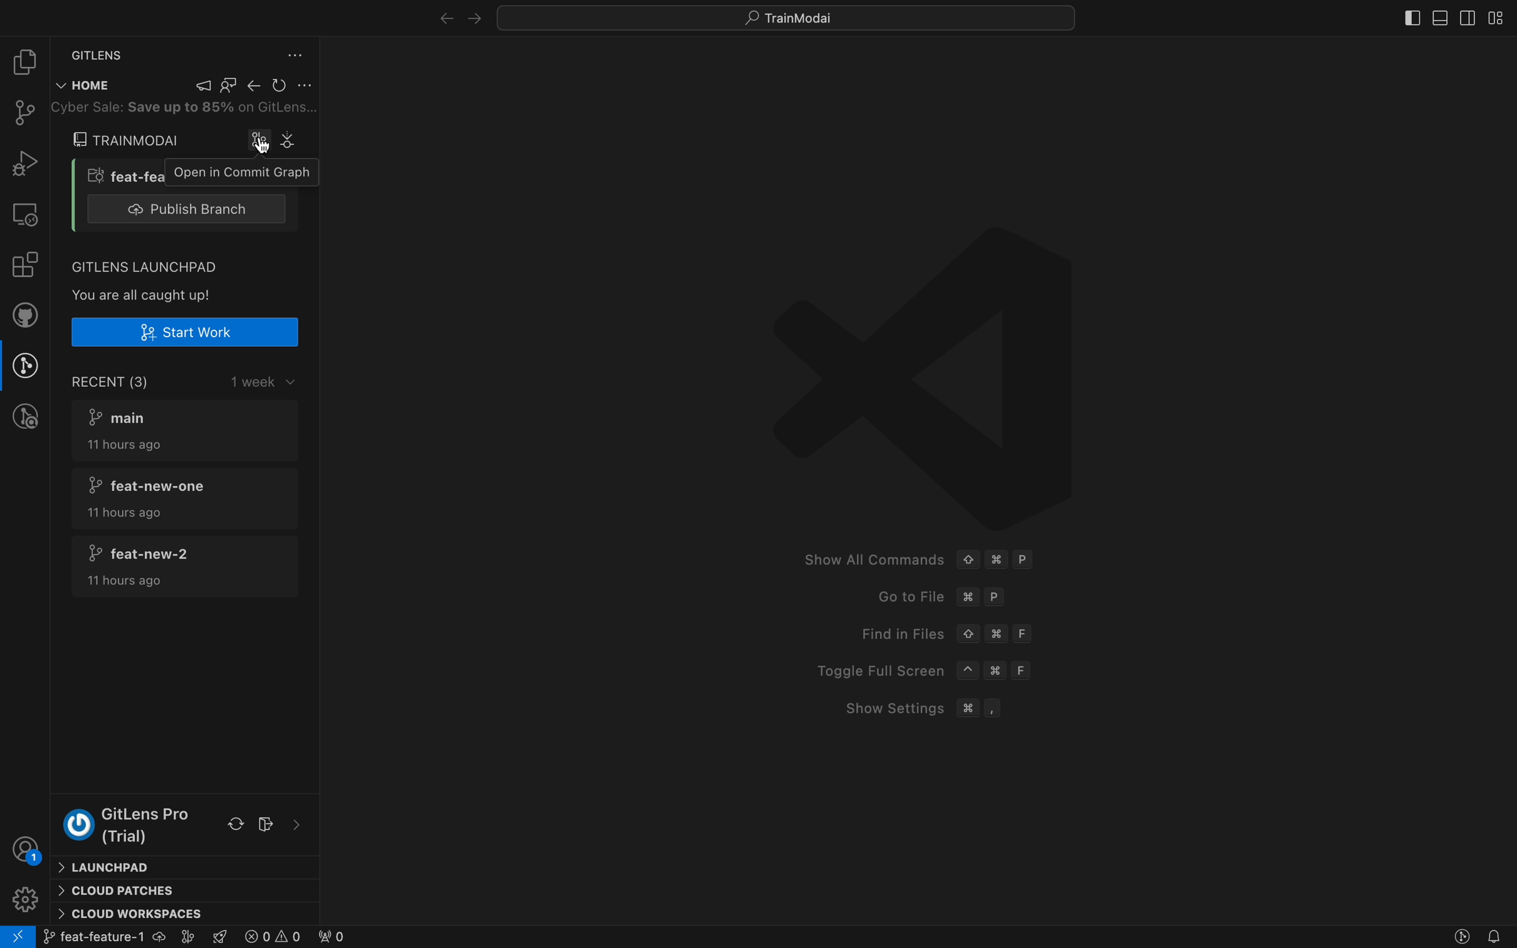  Describe the element at coordinates (24, 899) in the screenshot. I see `Settings ` at that location.